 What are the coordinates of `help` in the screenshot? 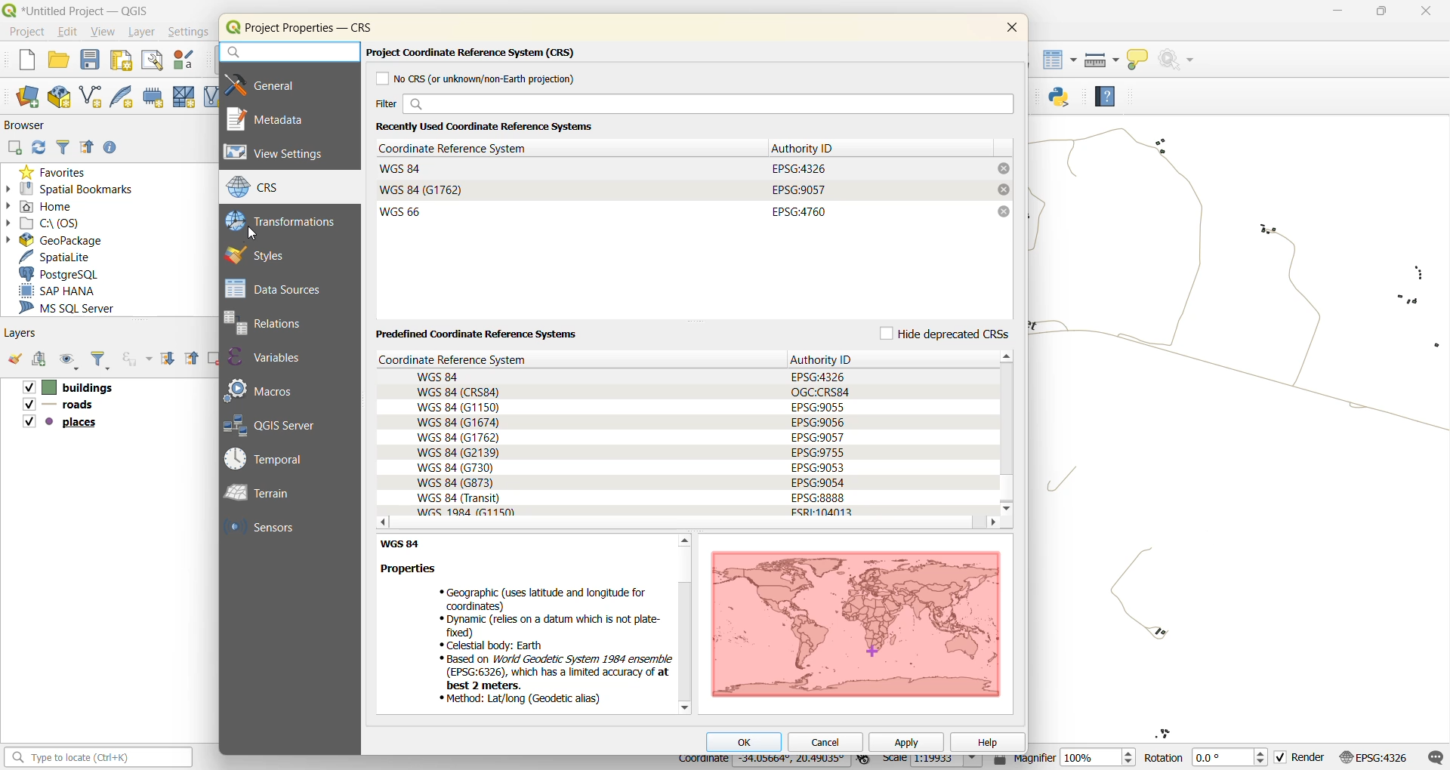 It's located at (1105, 94).